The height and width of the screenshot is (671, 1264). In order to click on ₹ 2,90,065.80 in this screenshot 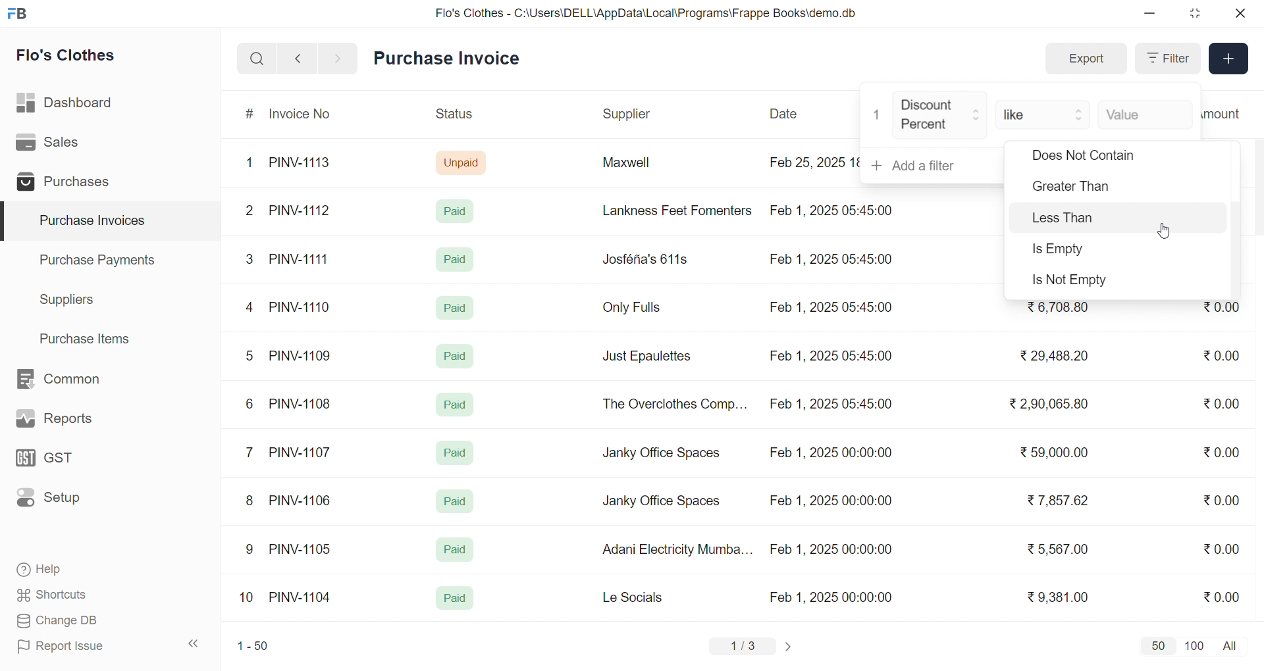, I will do `click(1050, 405)`.